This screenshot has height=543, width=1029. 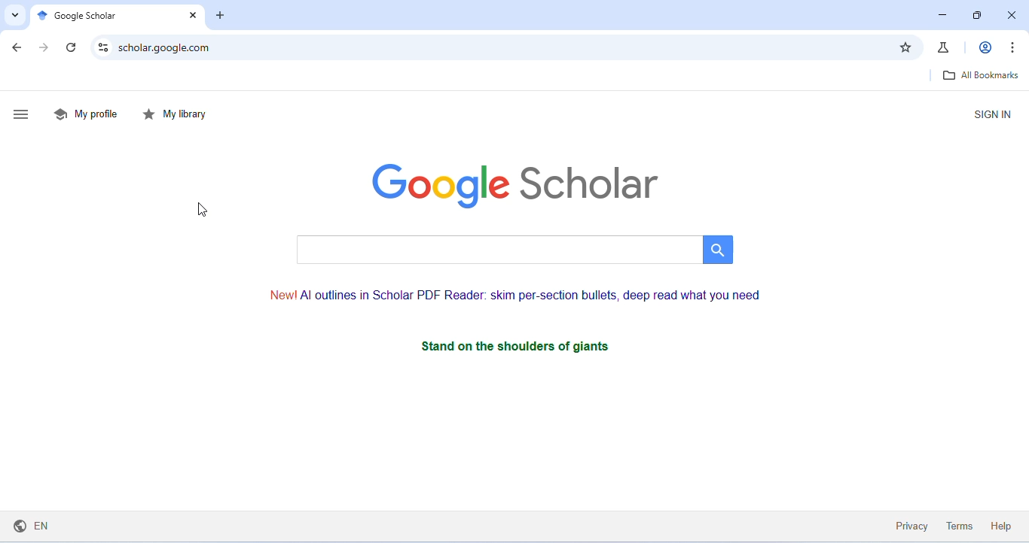 I want to click on go back, so click(x=18, y=49).